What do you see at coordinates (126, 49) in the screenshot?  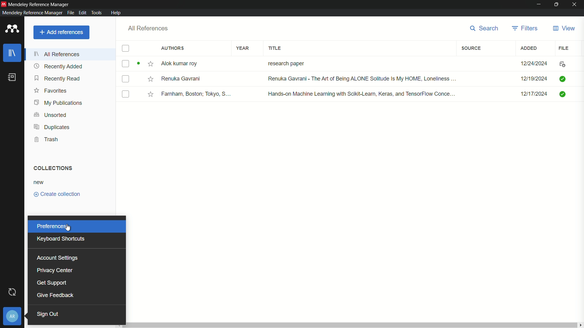 I see `check box` at bounding box center [126, 49].